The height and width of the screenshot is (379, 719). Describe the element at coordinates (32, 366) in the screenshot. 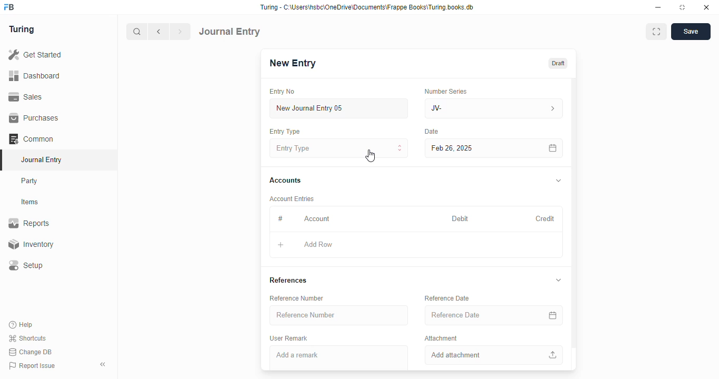

I see `report issue` at that location.